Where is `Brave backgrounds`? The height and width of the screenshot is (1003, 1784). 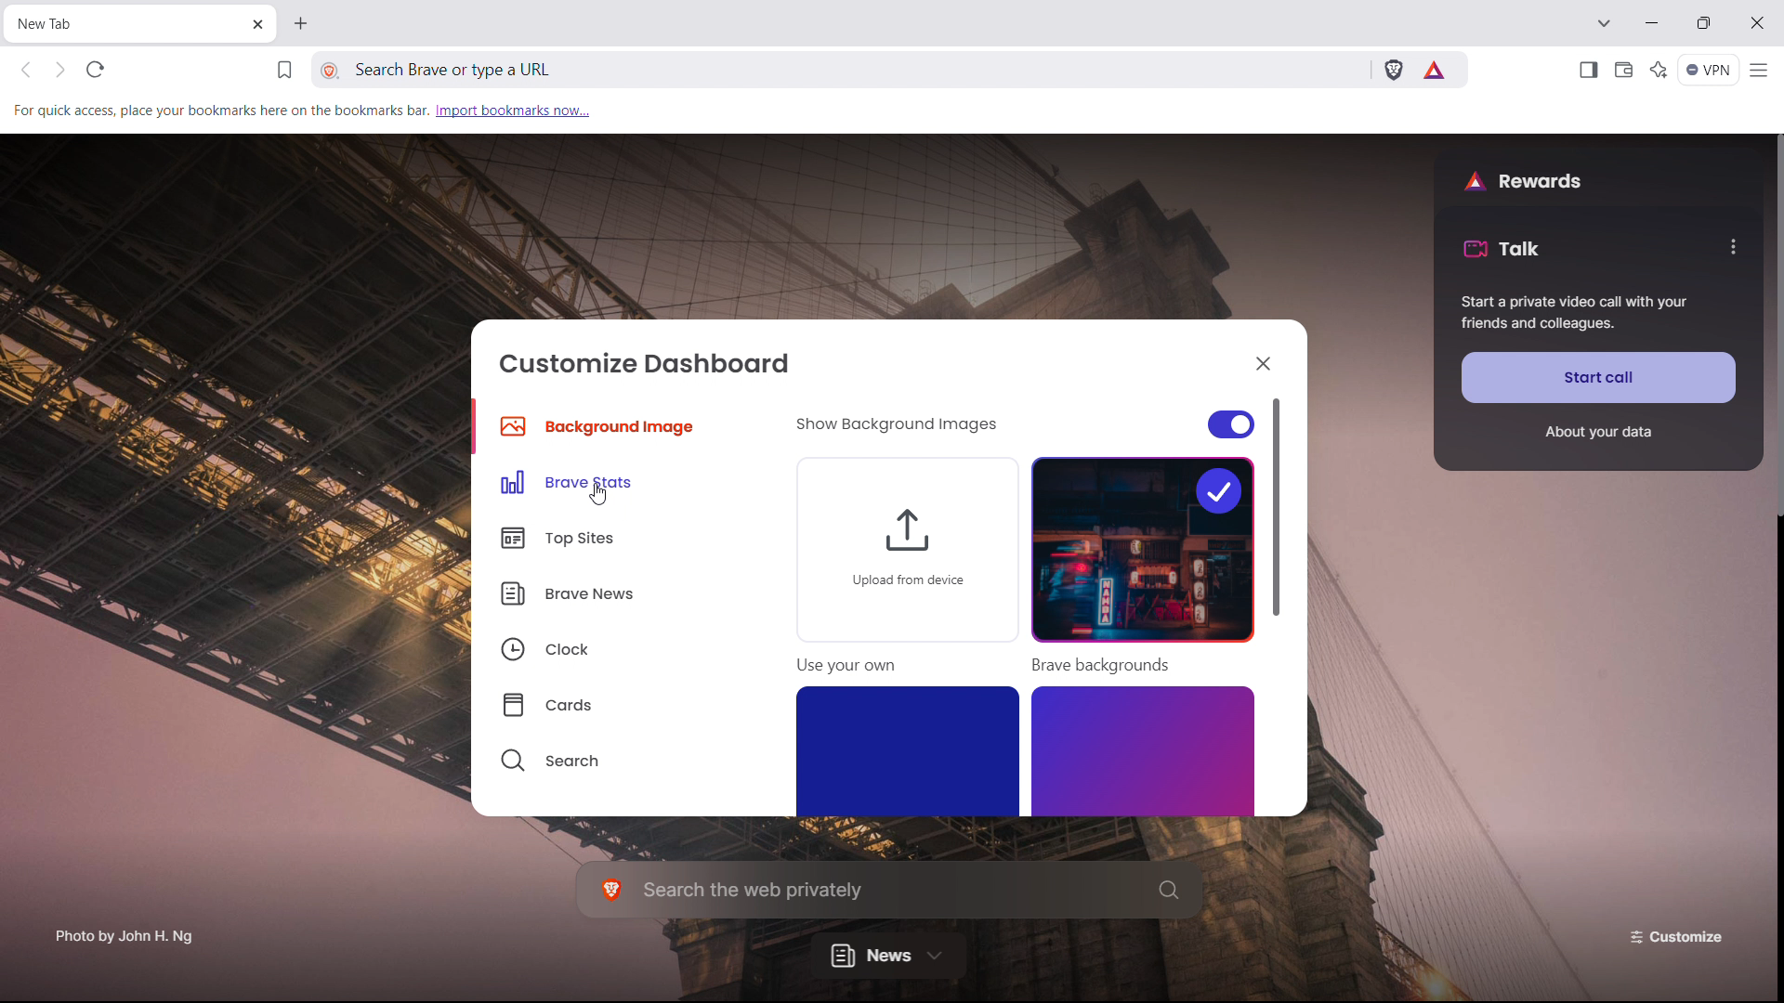 Brave backgrounds is located at coordinates (1102, 667).